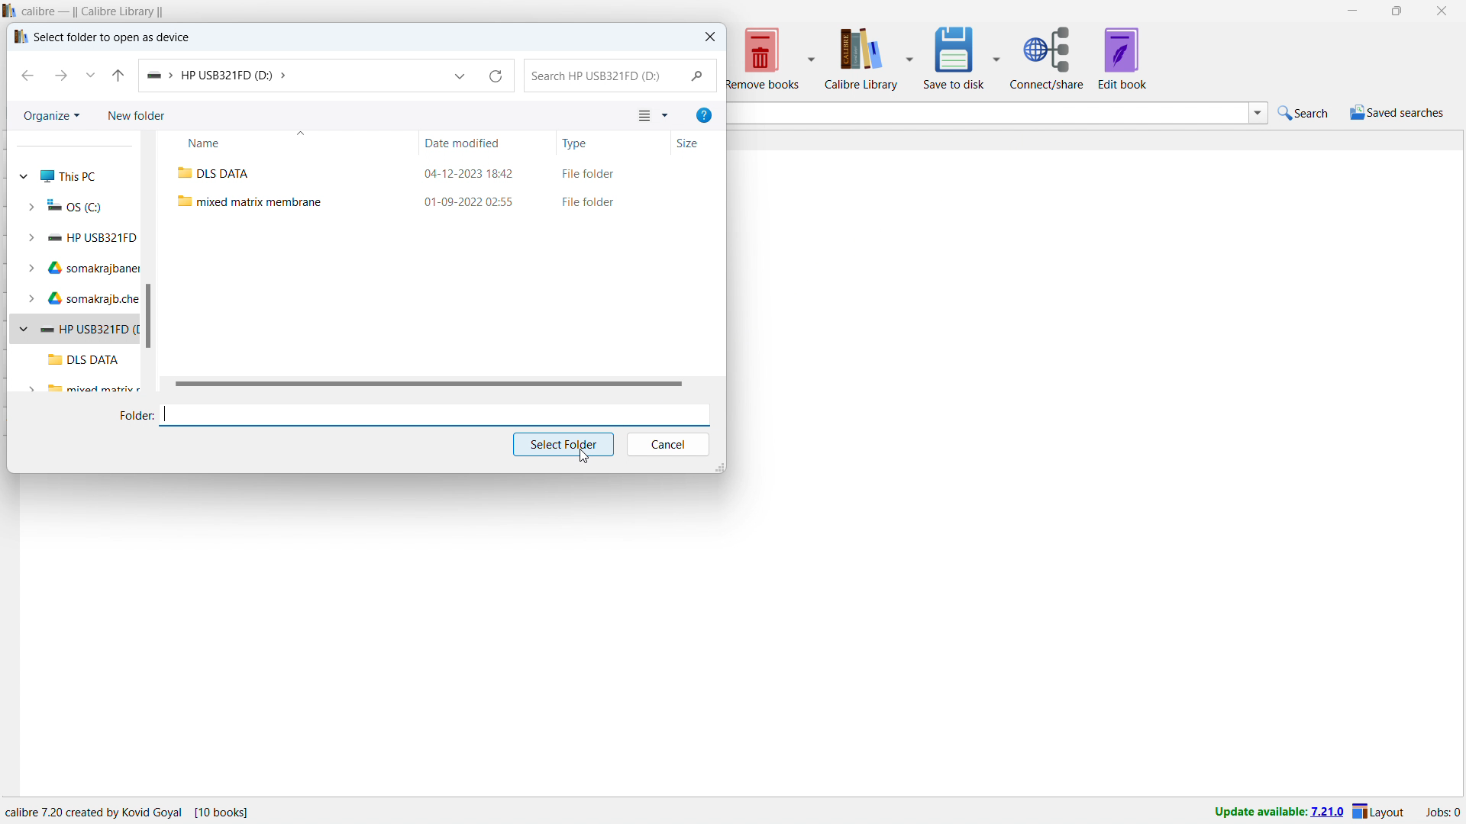  I want to click on layout, so click(1380, 813).